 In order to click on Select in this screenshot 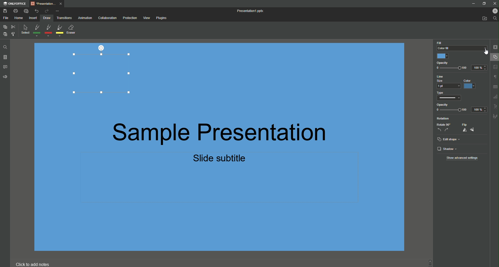, I will do `click(25, 30)`.